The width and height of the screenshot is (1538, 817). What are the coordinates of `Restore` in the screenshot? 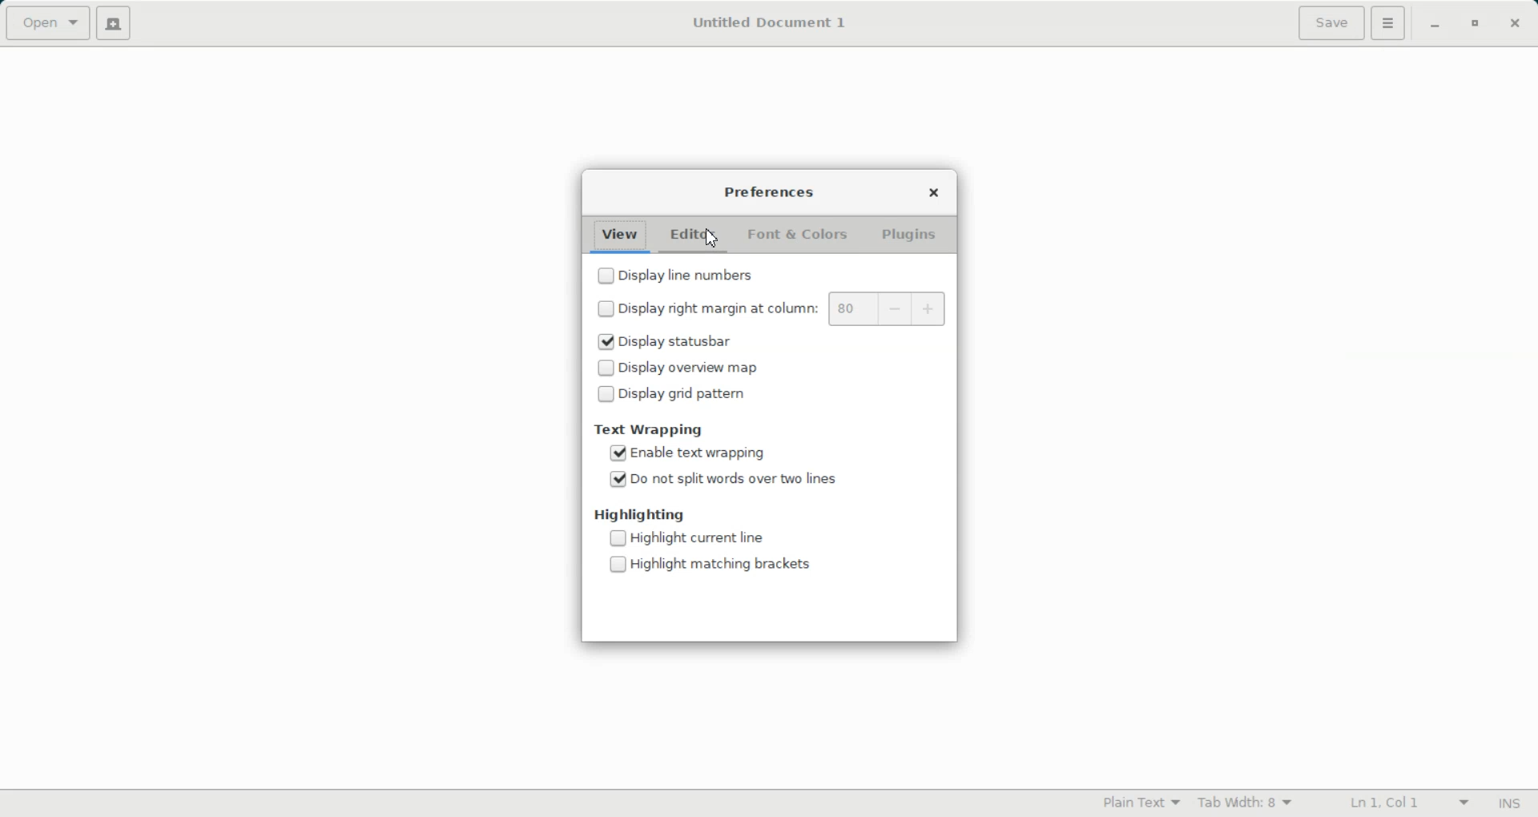 It's located at (1475, 24).